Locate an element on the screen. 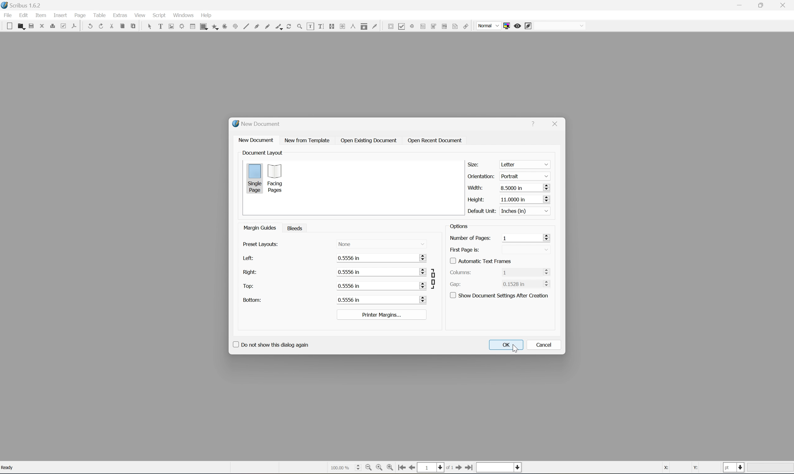 The image size is (794, 474). pdf text field is located at coordinates (423, 26).